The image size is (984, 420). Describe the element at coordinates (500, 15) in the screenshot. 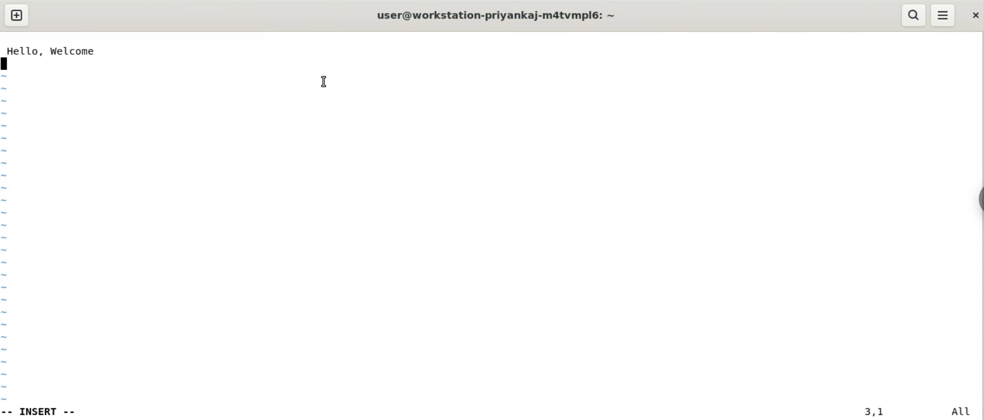

I see `user@workstation-priyankaj-m4tvmpl6: ~` at that location.